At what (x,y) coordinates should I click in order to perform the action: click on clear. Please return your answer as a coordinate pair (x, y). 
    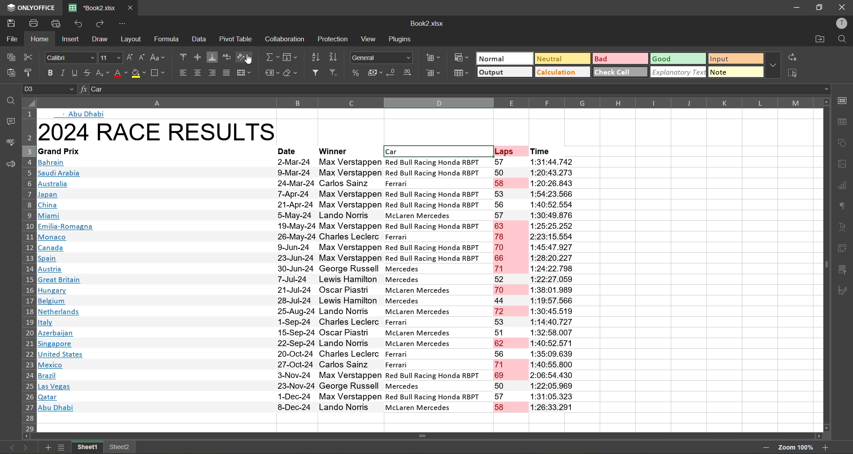
    Looking at the image, I should click on (293, 74).